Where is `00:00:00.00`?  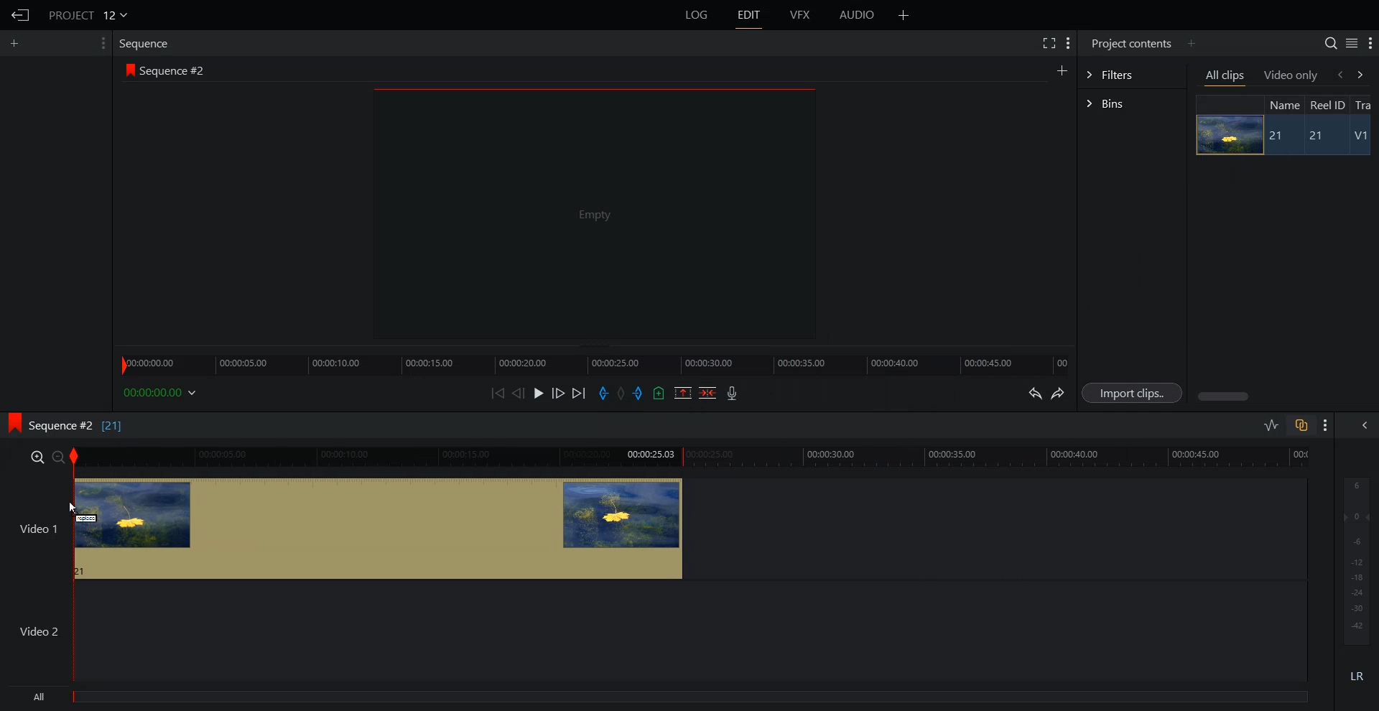
00:00:00.00 is located at coordinates (162, 392).